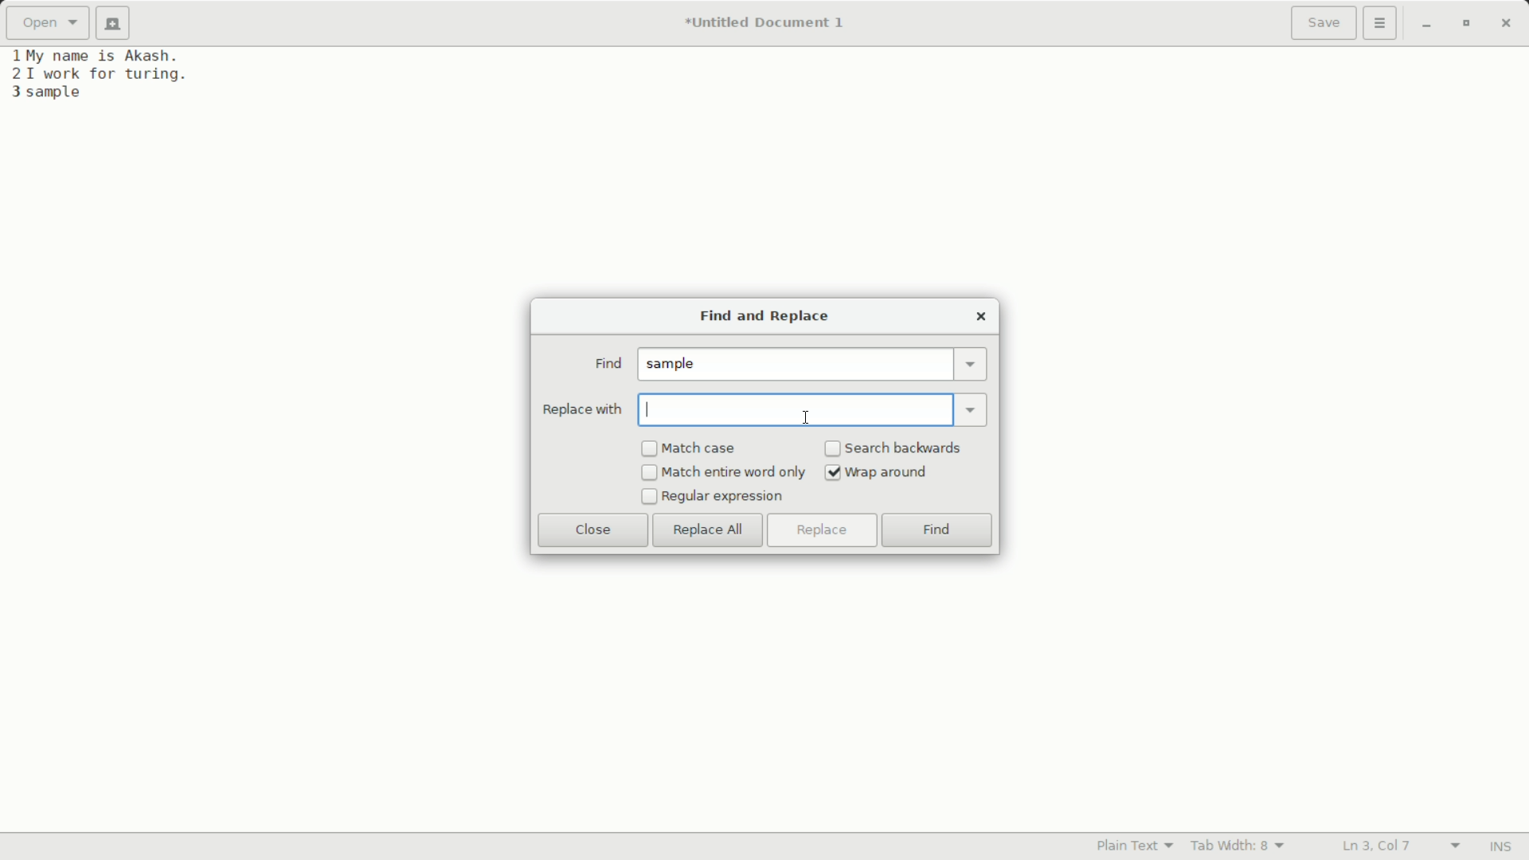 The image size is (1529, 860). I want to click on close app, so click(1506, 23).